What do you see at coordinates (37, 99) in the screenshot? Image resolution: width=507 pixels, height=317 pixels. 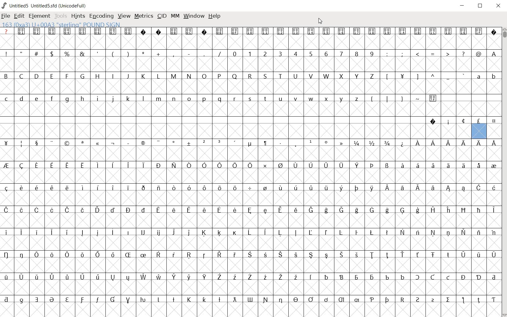 I see `` at bounding box center [37, 99].